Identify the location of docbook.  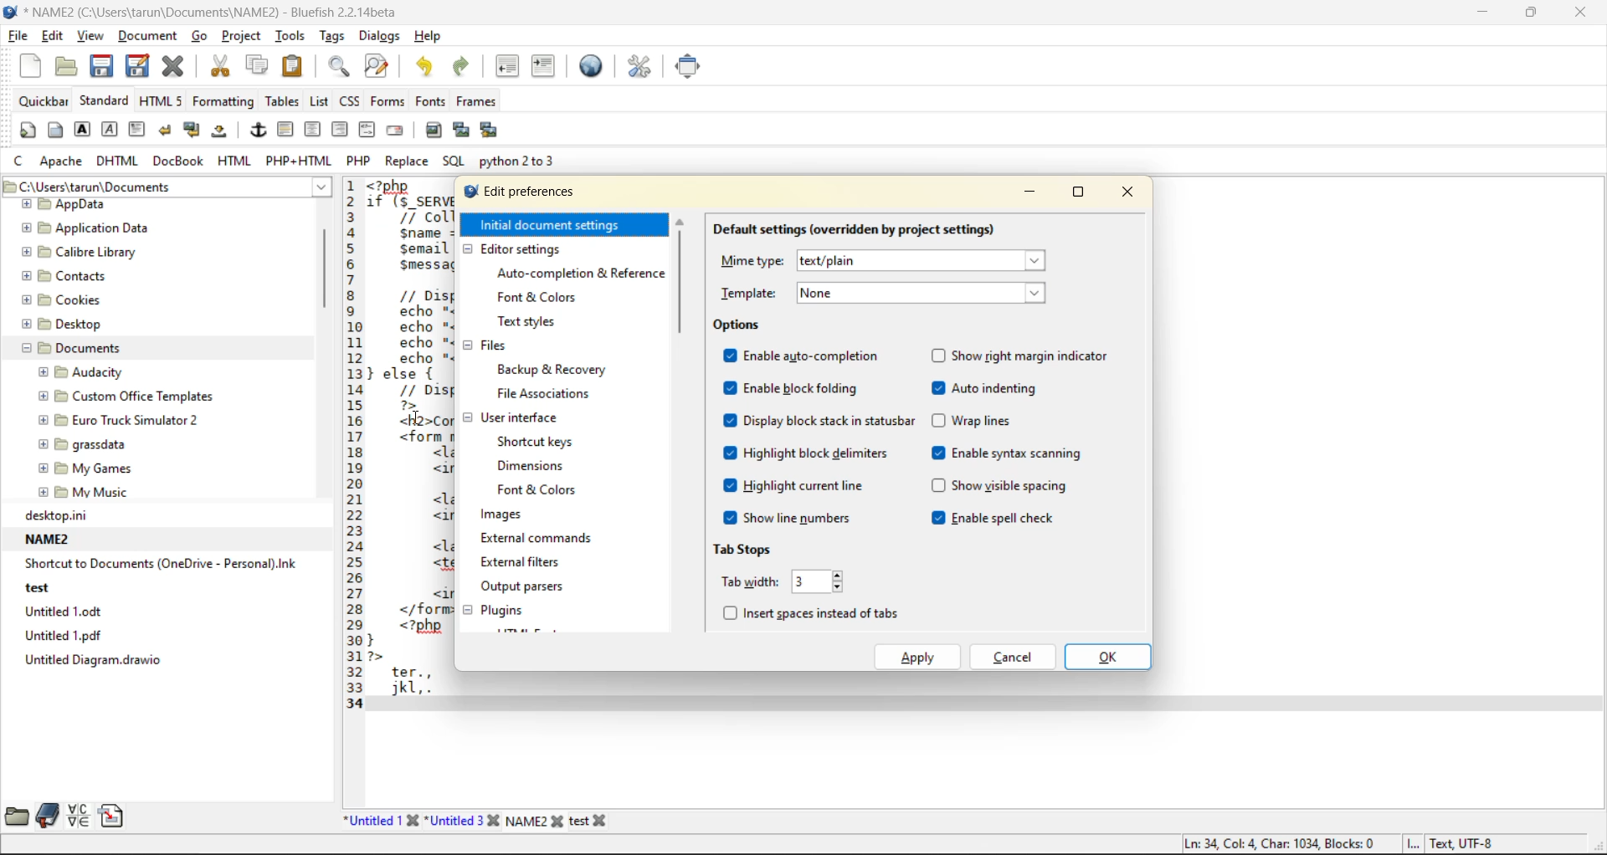
(182, 162).